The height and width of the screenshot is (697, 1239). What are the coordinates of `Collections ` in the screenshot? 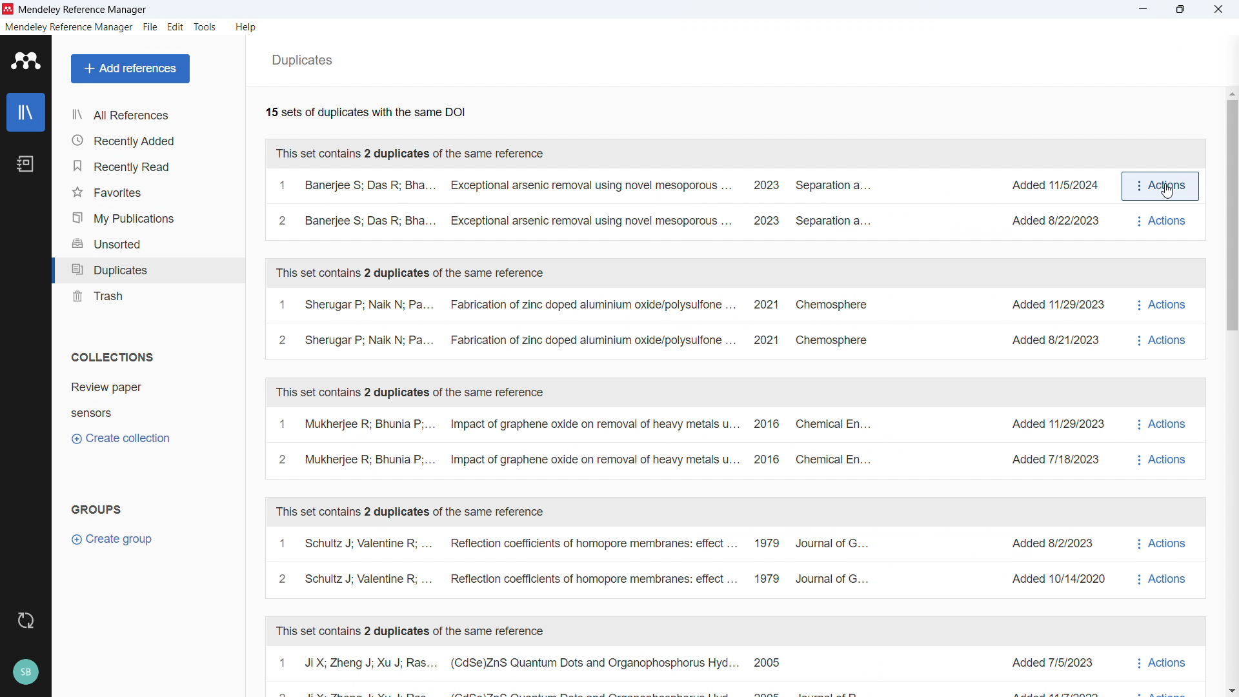 It's located at (113, 358).